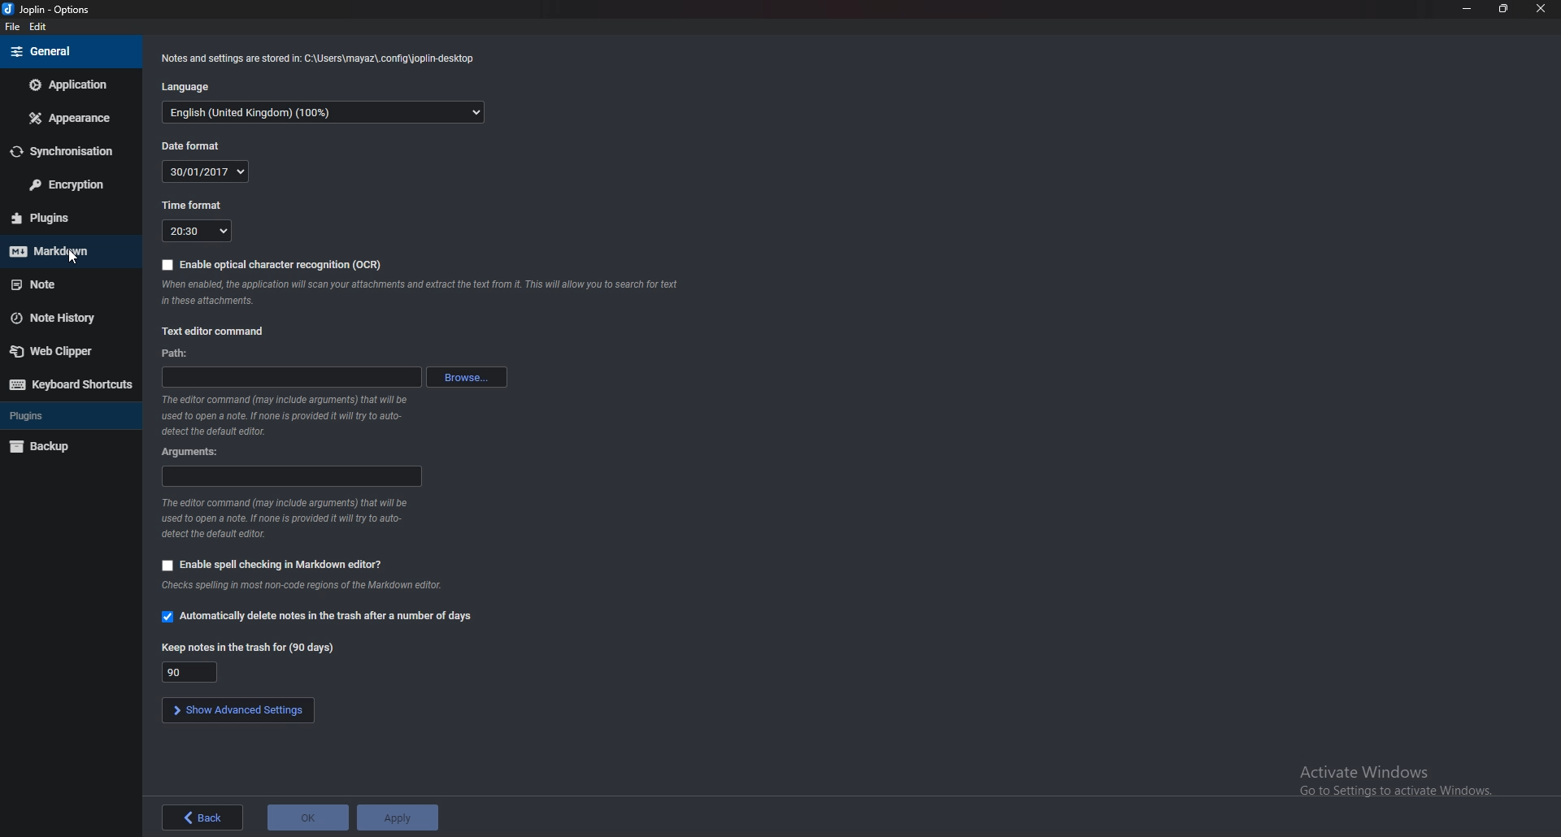 Image resolution: width=1561 pixels, height=837 pixels. I want to click on Arguments, so click(196, 452).